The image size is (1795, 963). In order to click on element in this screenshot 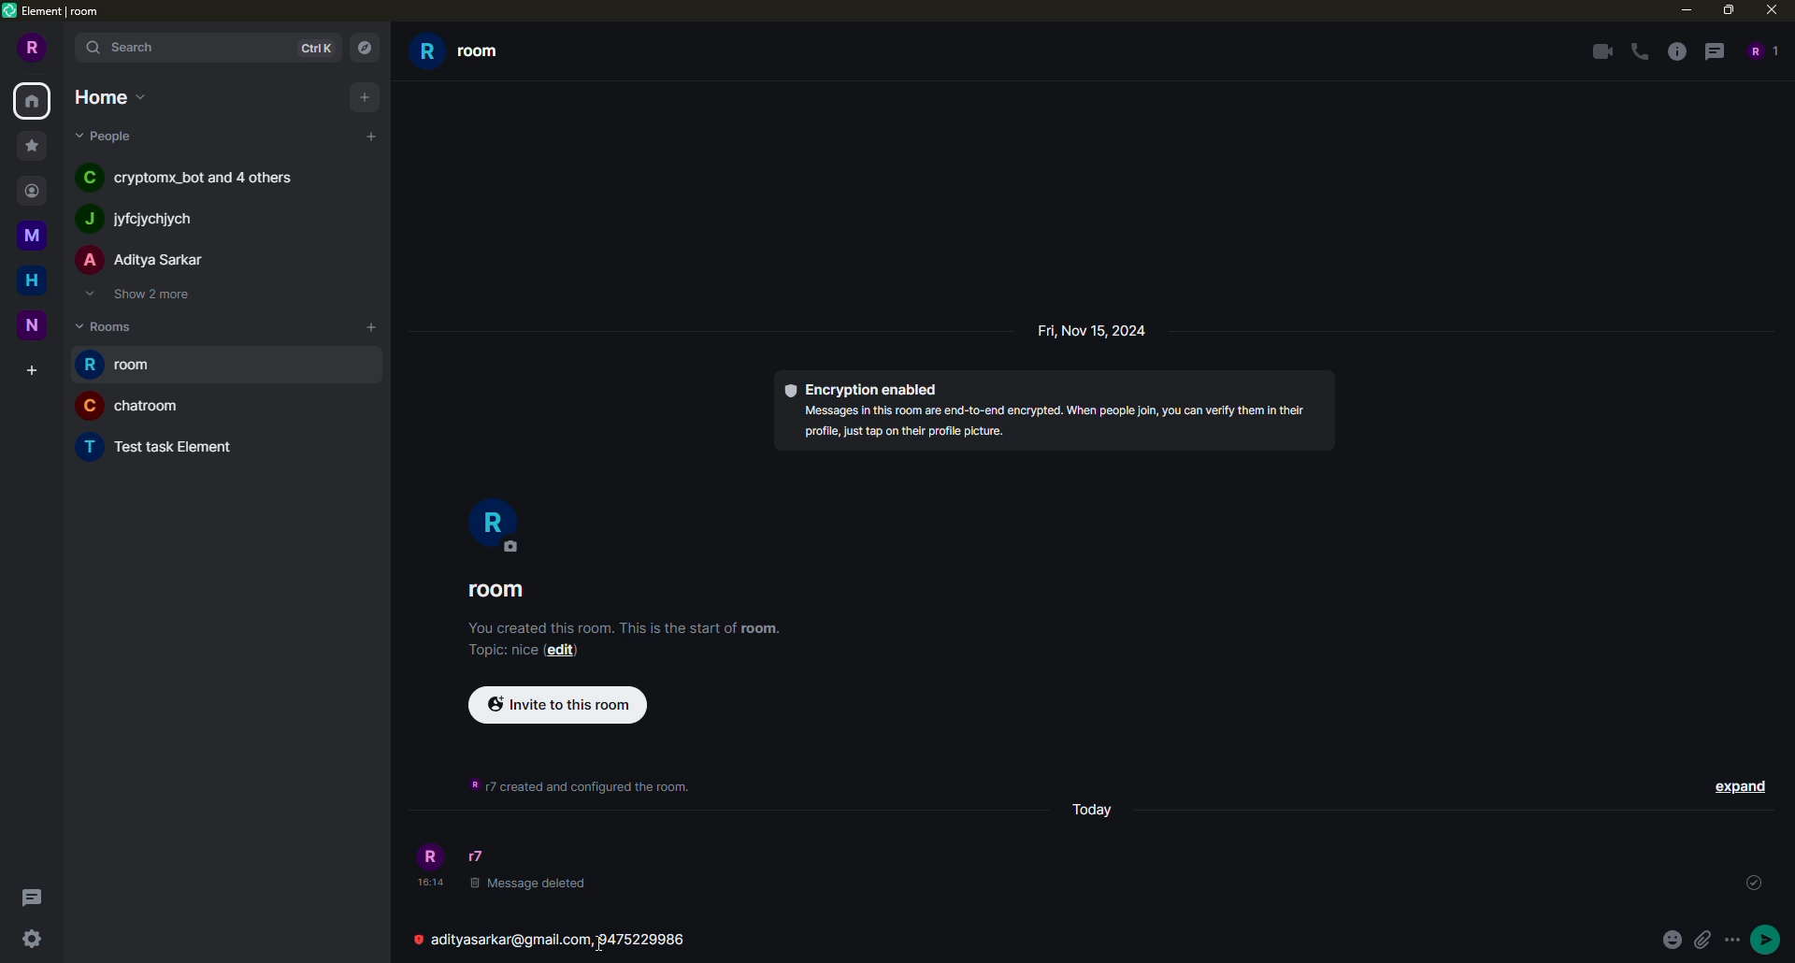, I will do `click(58, 14)`.